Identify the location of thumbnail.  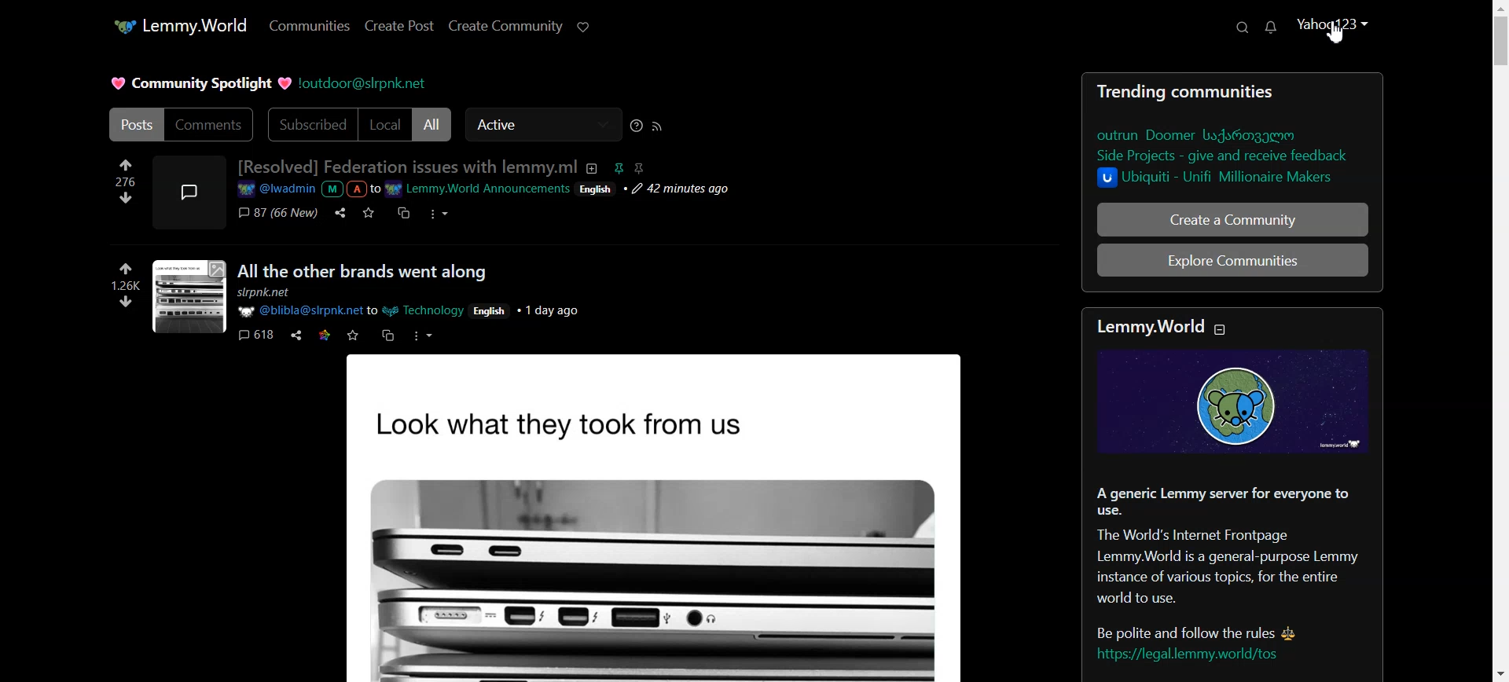
(189, 297).